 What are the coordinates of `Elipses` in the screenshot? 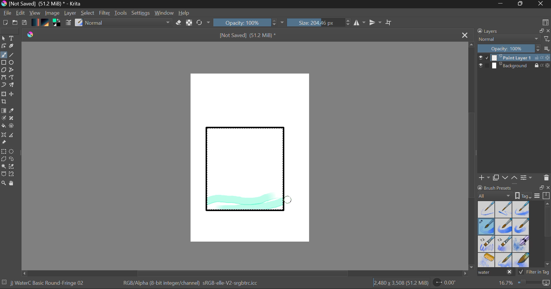 It's located at (12, 63).